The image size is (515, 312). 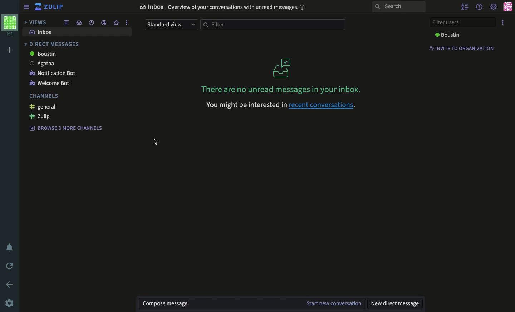 What do you see at coordinates (167, 303) in the screenshot?
I see `compose message` at bounding box center [167, 303].